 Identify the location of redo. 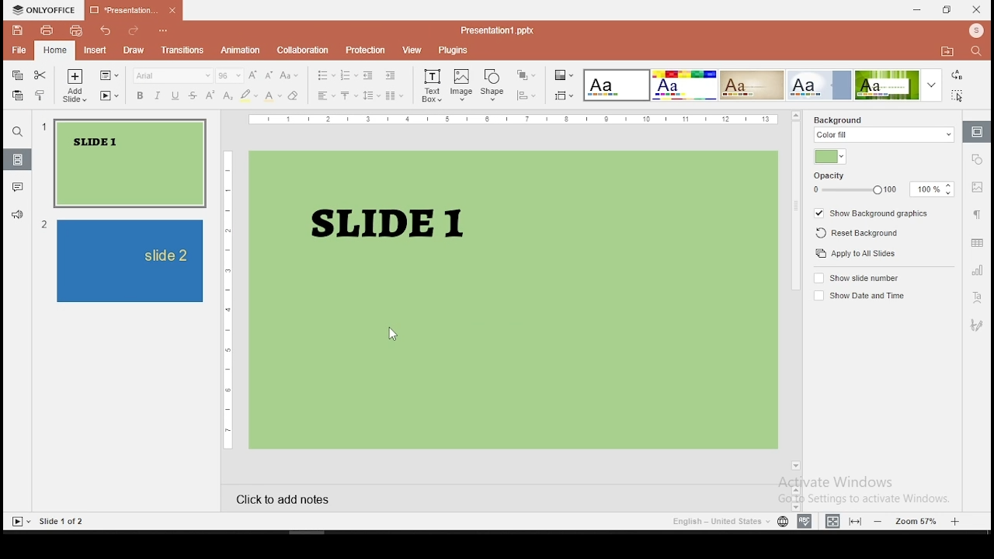
(130, 31).